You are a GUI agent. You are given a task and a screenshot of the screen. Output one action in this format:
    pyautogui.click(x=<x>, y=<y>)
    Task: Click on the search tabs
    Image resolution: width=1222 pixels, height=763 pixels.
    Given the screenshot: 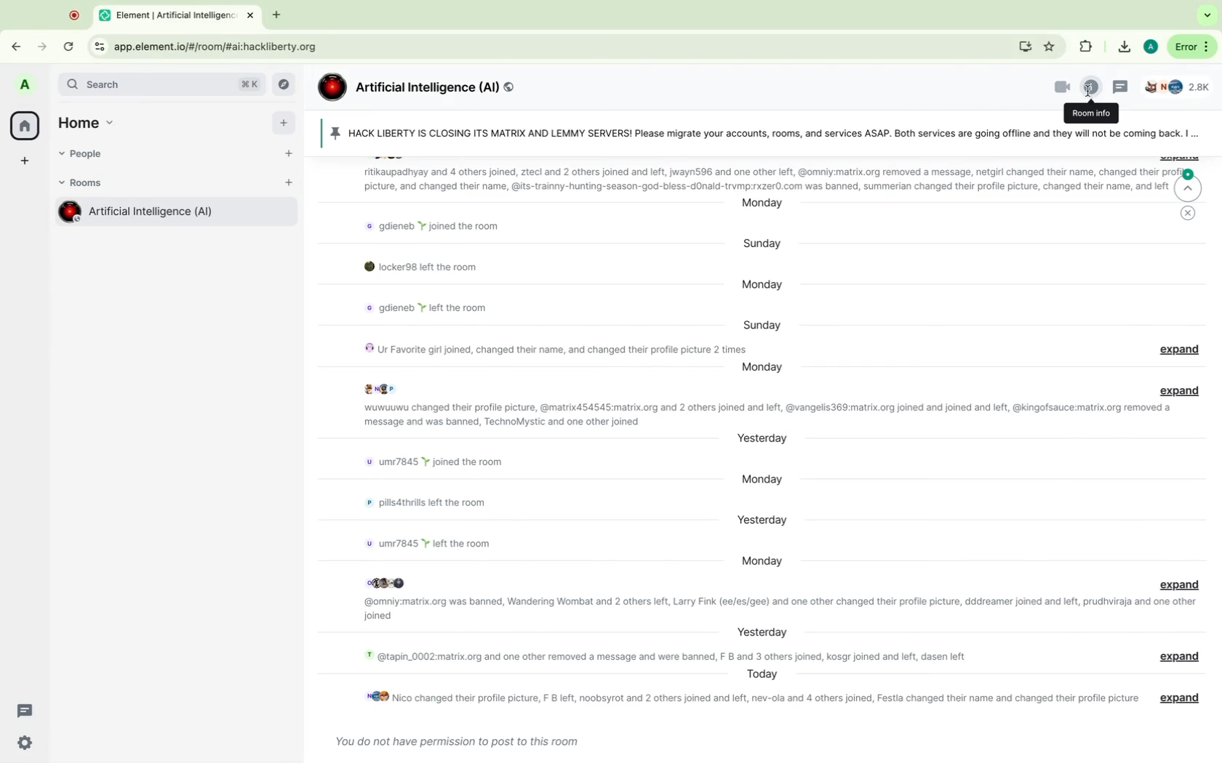 What is the action you would take?
    pyautogui.click(x=1207, y=15)
    